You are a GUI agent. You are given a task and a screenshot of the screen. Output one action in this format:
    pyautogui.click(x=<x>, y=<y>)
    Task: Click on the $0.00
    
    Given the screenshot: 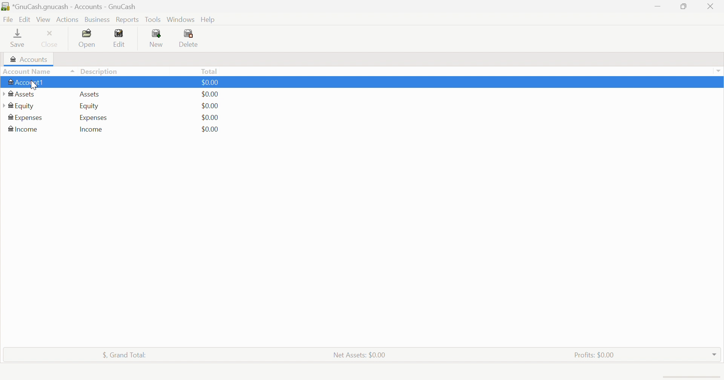 What is the action you would take?
    pyautogui.click(x=211, y=129)
    